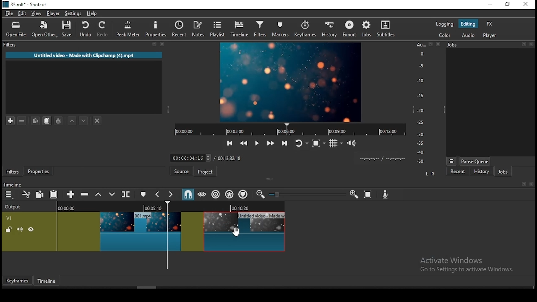 The height and width of the screenshot is (302, 537). Describe the element at coordinates (129, 29) in the screenshot. I see `peak meter` at that location.